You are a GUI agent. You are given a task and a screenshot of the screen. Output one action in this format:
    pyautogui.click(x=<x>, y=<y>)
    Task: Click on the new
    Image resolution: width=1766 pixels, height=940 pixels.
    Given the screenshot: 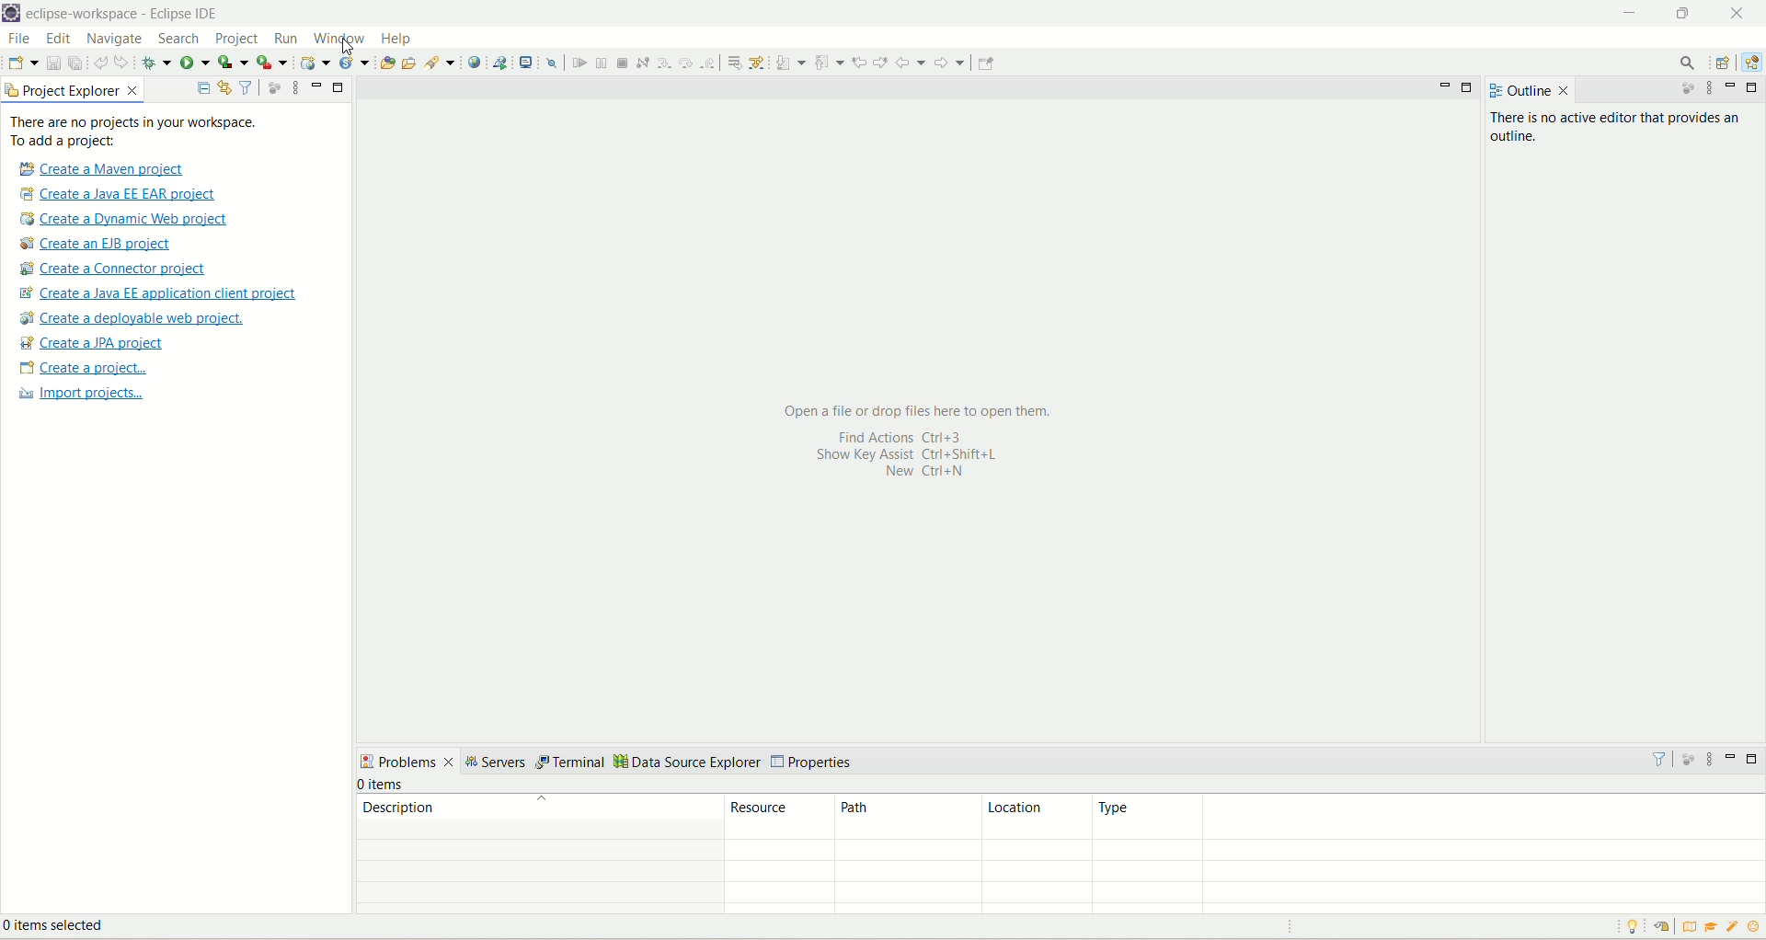 What is the action you would take?
    pyautogui.click(x=22, y=63)
    